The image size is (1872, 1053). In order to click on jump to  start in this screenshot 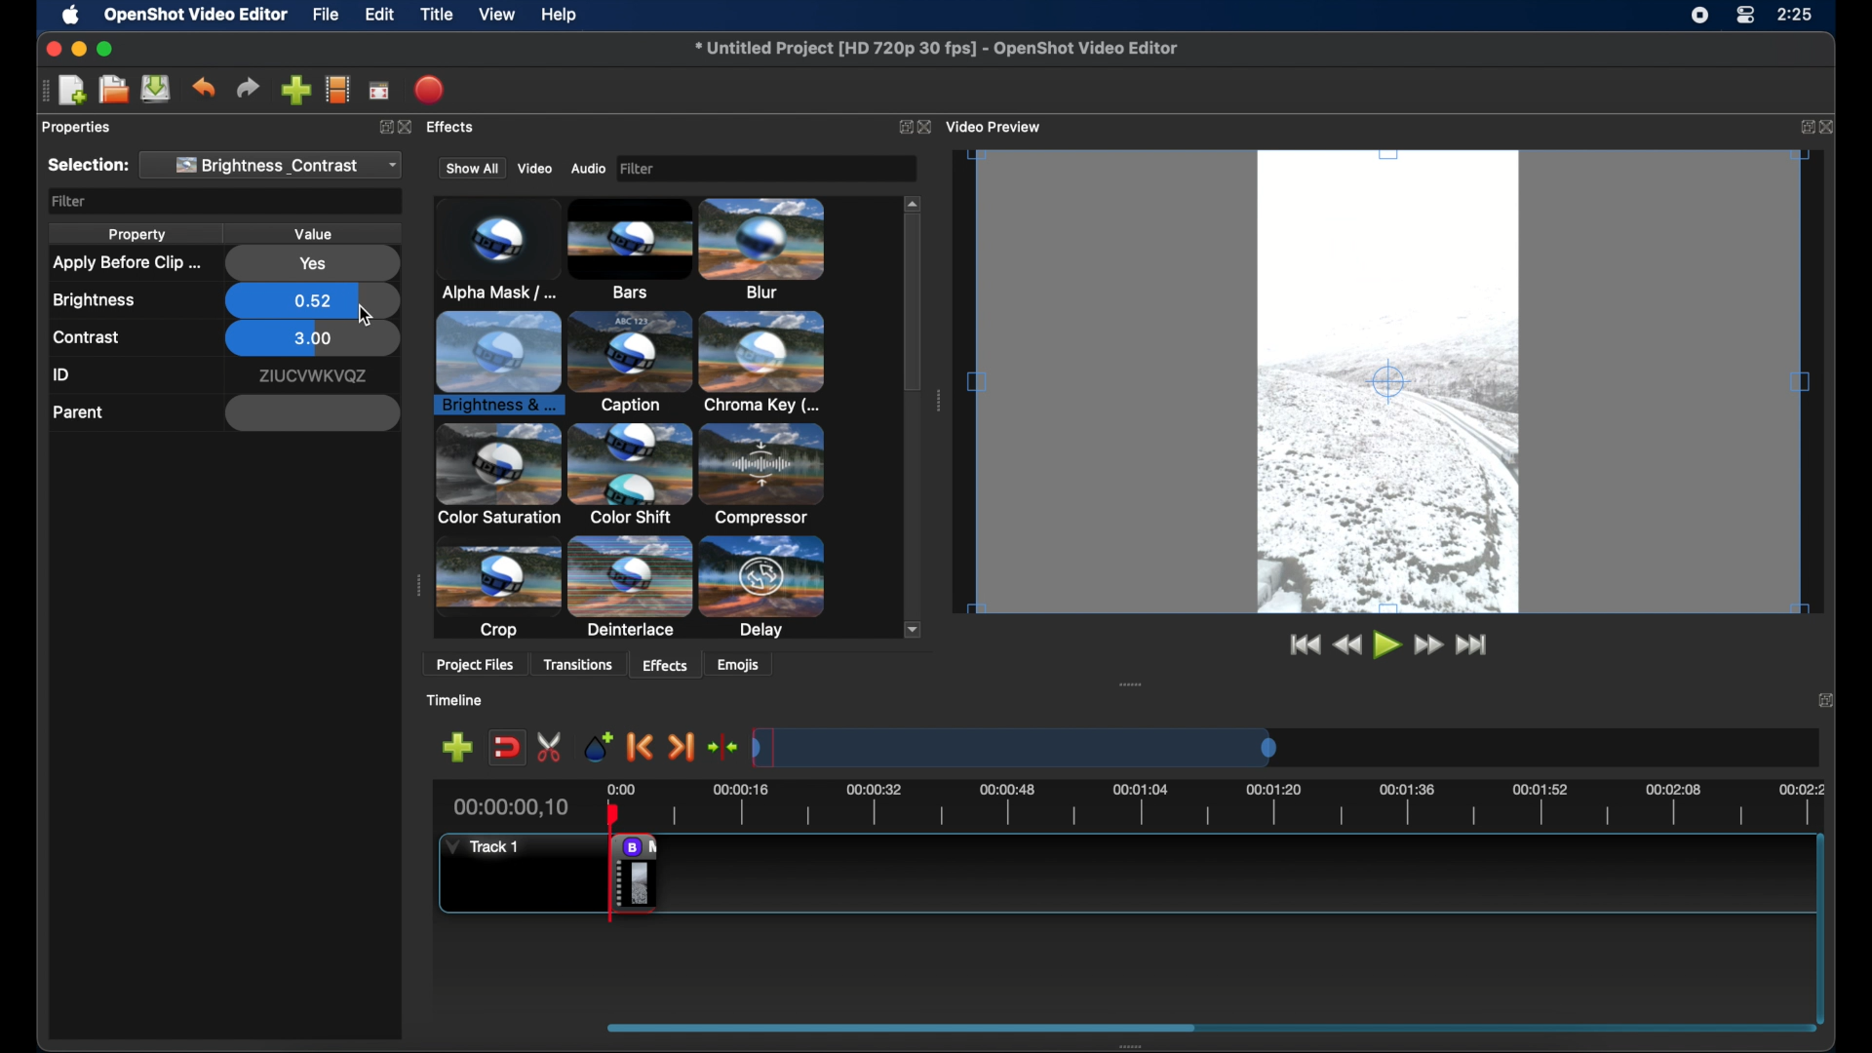, I will do `click(1305, 646)`.